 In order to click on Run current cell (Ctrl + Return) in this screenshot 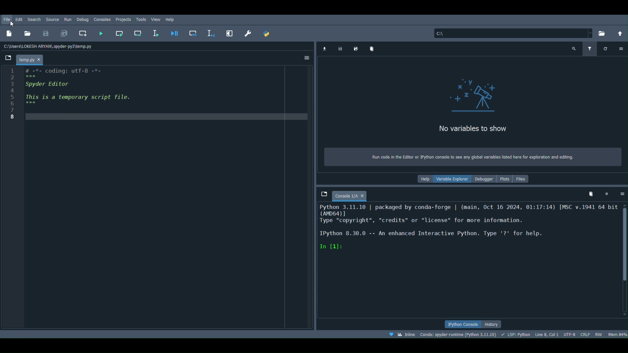, I will do `click(119, 33)`.